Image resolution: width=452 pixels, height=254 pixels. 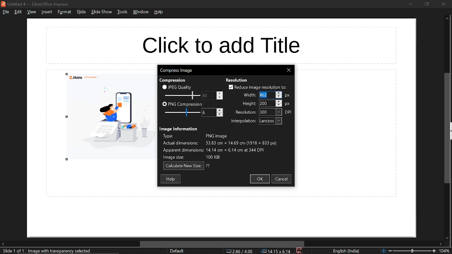 I want to click on decrease png compression, so click(x=220, y=115).